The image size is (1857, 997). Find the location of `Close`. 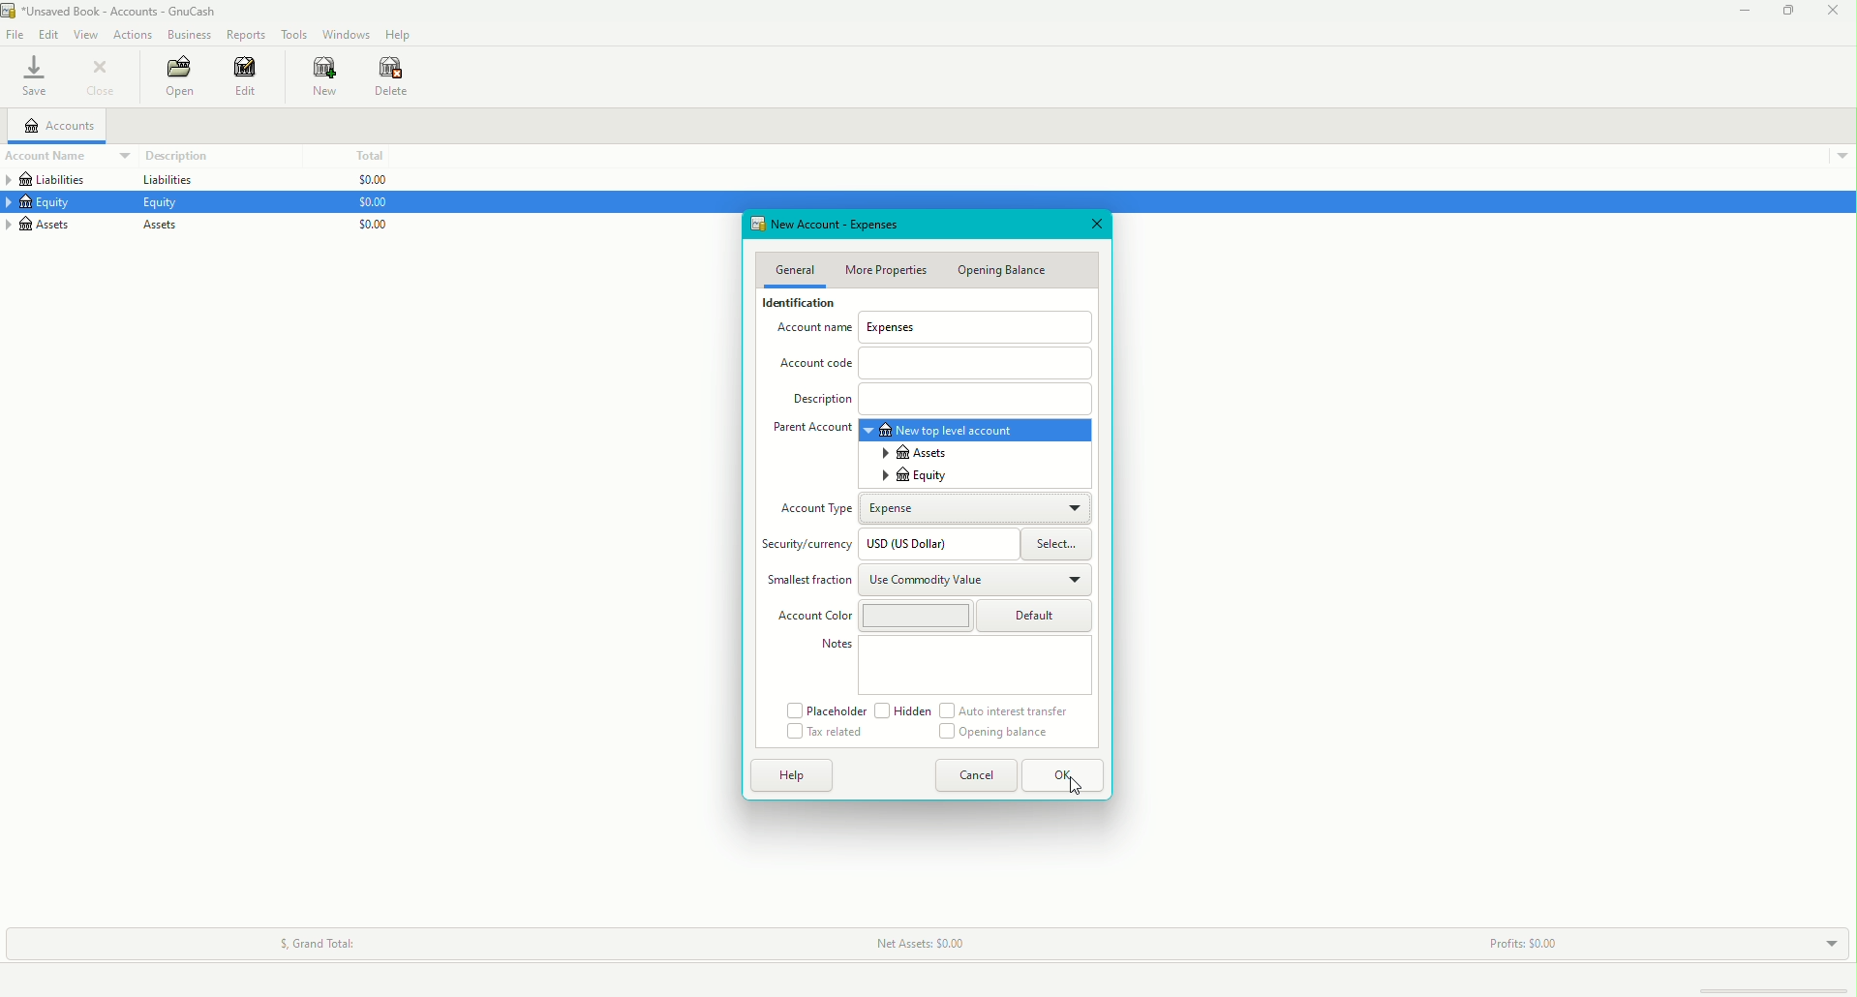

Close is located at coordinates (1835, 13).